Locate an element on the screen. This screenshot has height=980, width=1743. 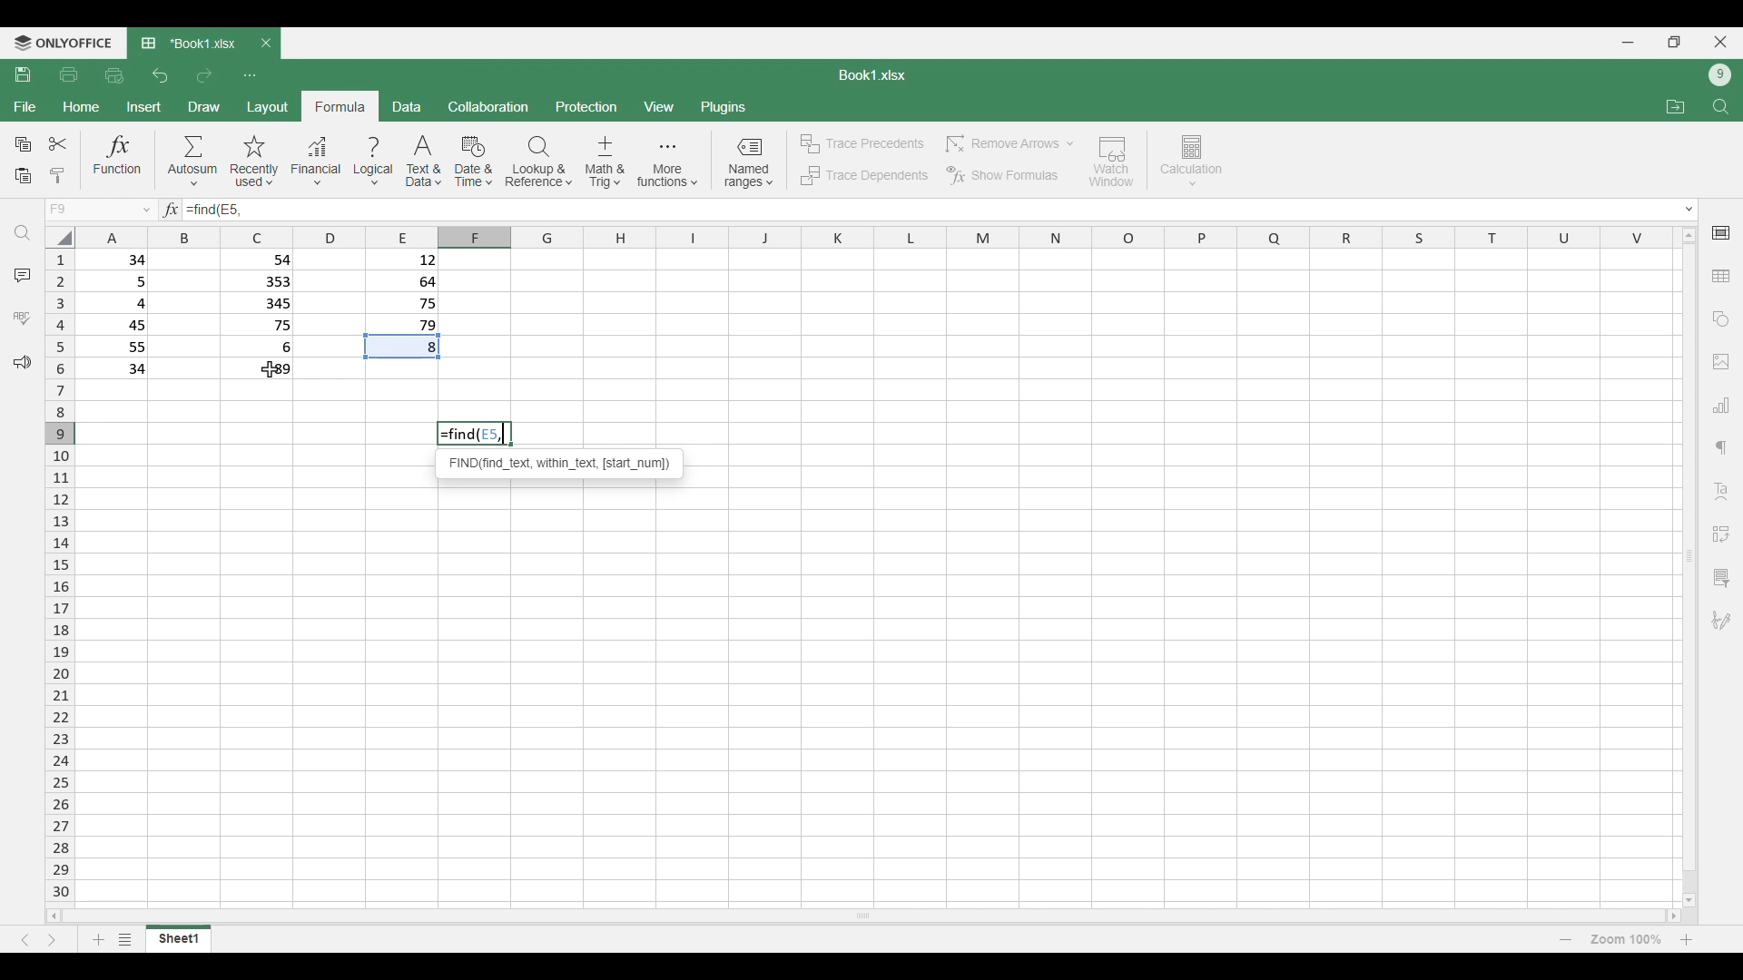
Print file is located at coordinates (69, 75).